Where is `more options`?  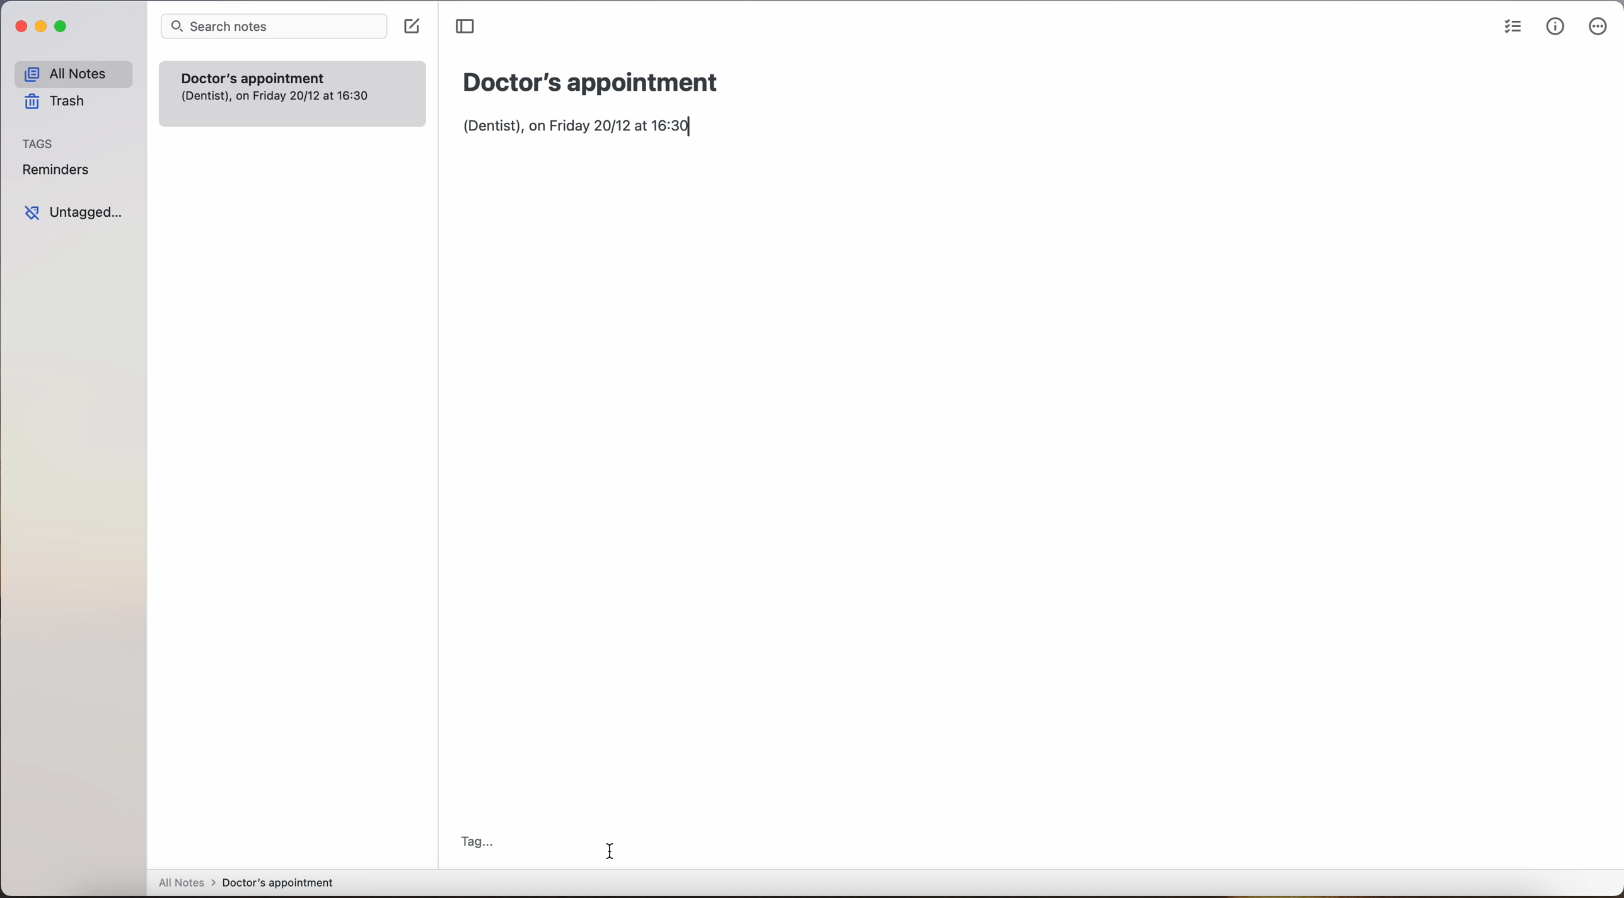
more options is located at coordinates (1598, 26).